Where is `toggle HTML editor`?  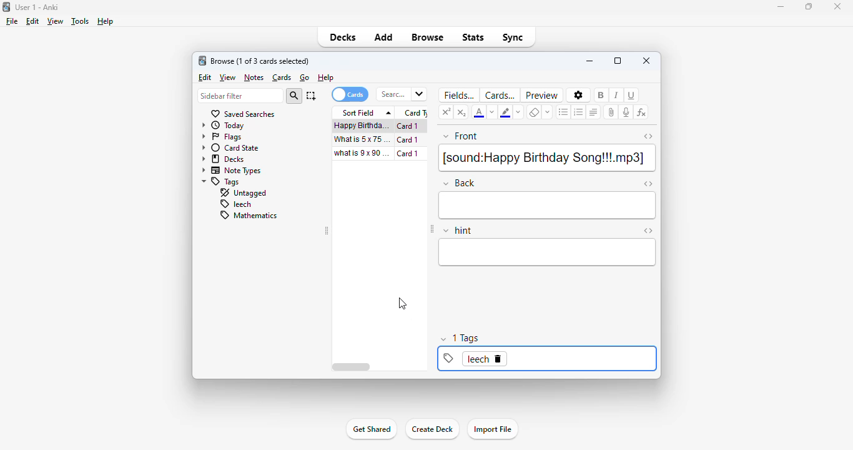 toggle HTML editor is located at coordinates (648, 136).